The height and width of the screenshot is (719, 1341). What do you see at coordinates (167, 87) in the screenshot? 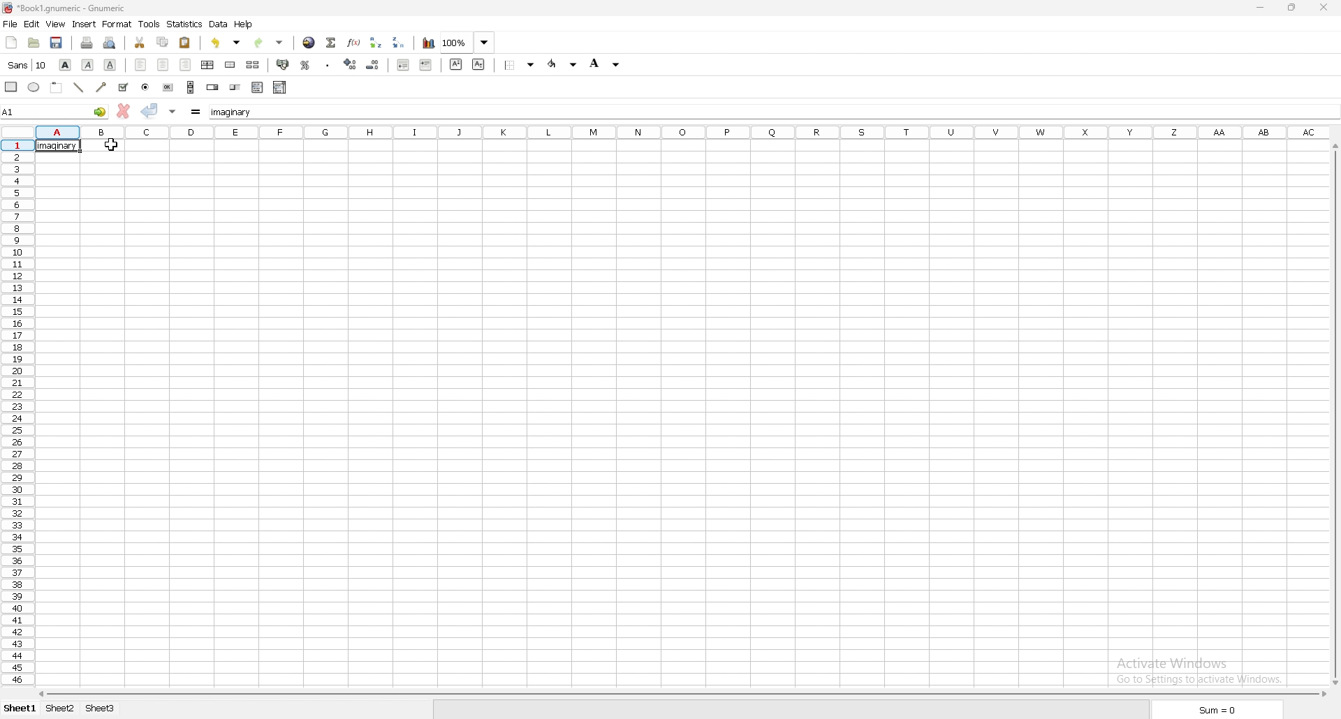
I see `button` at bounding box center [167, 87].